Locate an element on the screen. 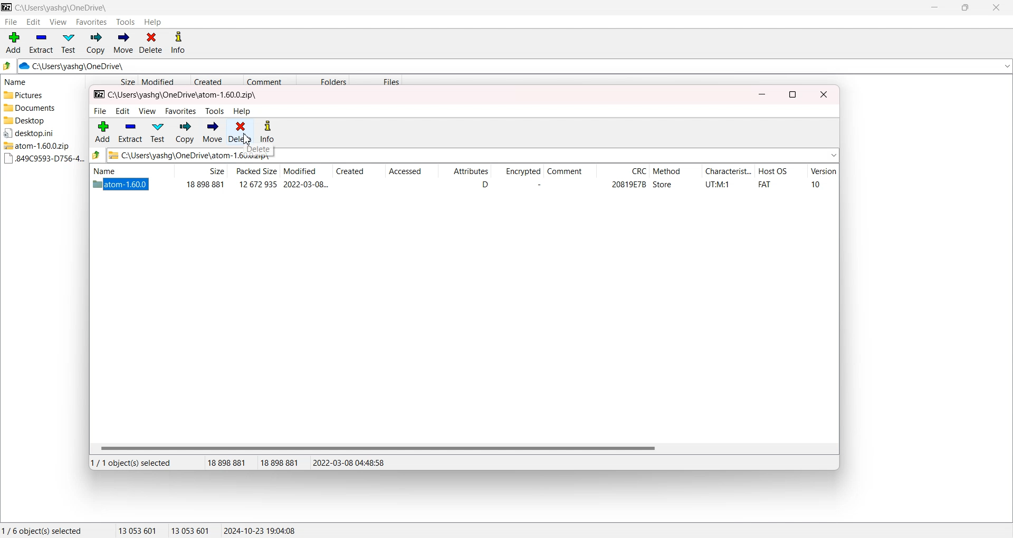  Tools is located at coordinates (126, 22).